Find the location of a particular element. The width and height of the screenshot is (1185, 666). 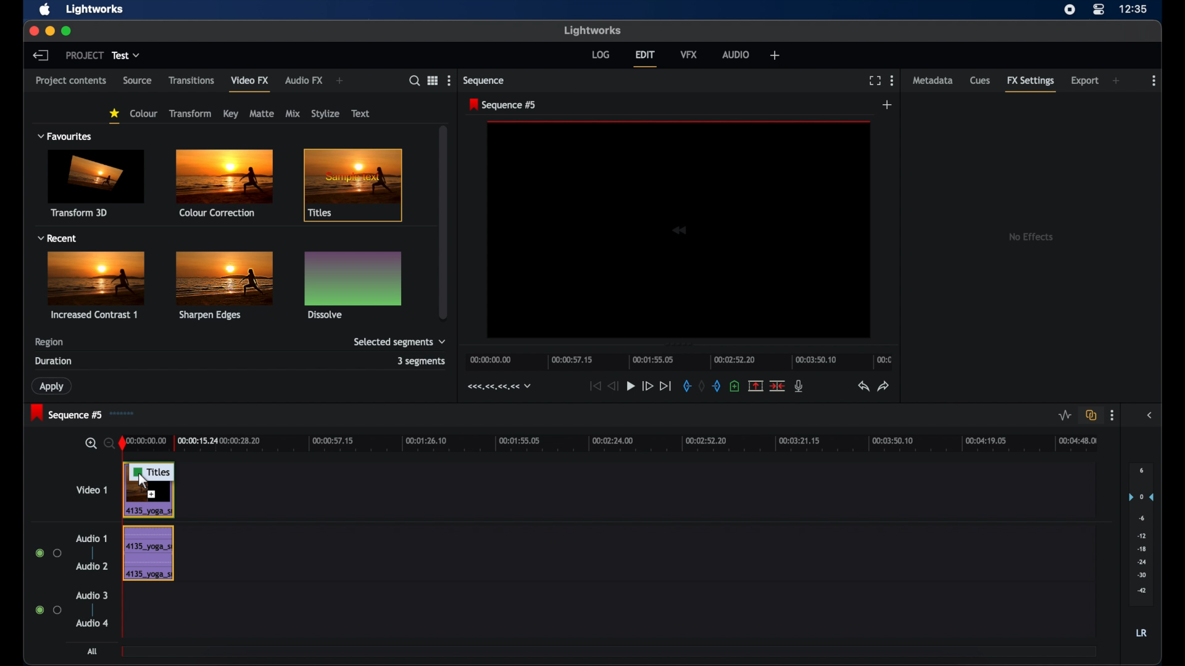

fx settings is located at coordinates (1031, 85).